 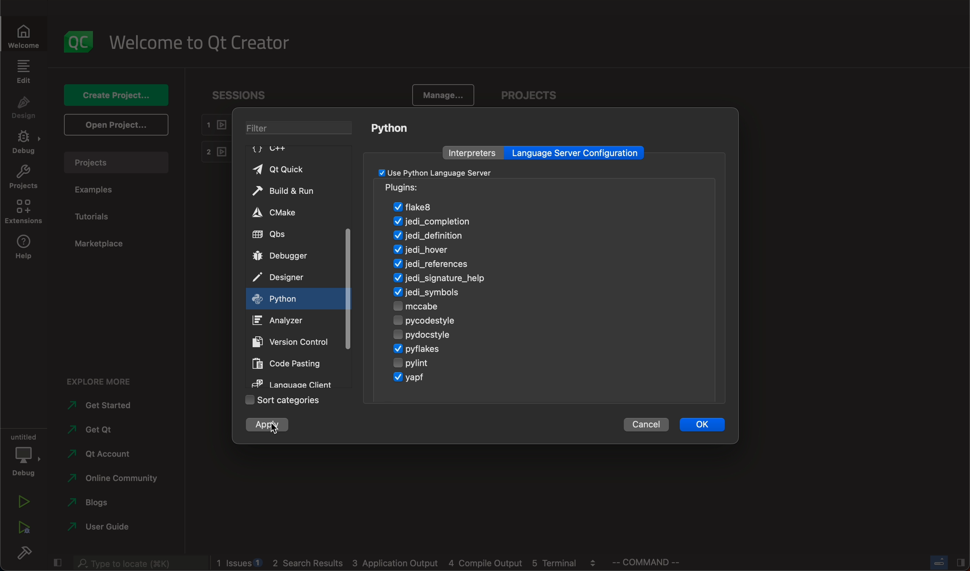 I want to click on welcome, so click(x=22, y=35).